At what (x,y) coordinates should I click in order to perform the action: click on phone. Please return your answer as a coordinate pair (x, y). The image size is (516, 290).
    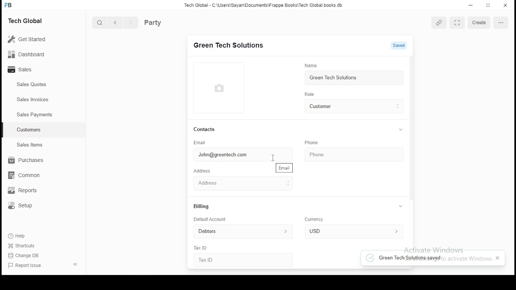
    Looking at the image, I should click on (311, 143).